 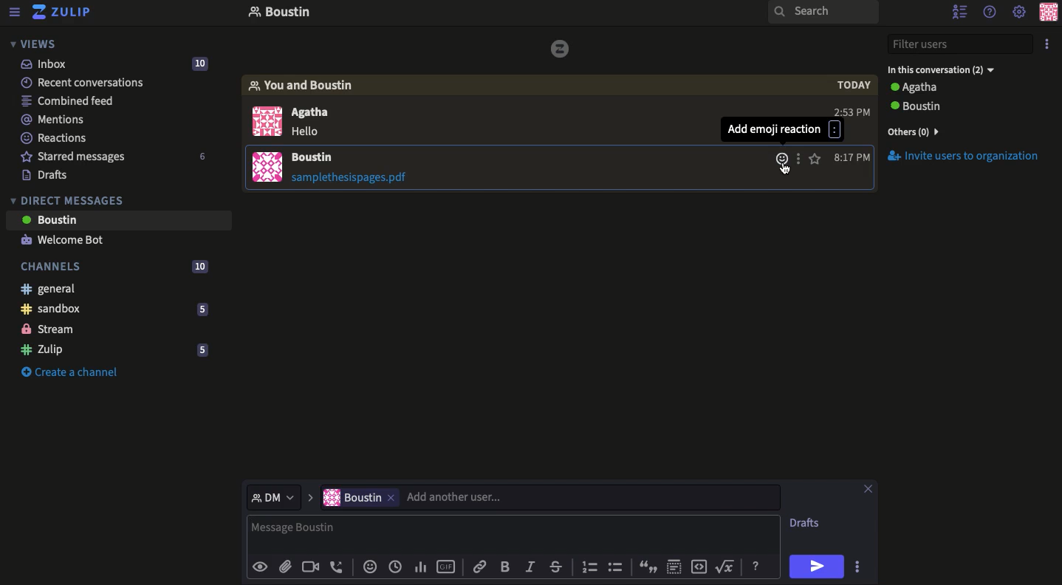 What do you see at coordinates (648, 567) in the screenshot?
I see `Quote` at bounding box center [648, 567].